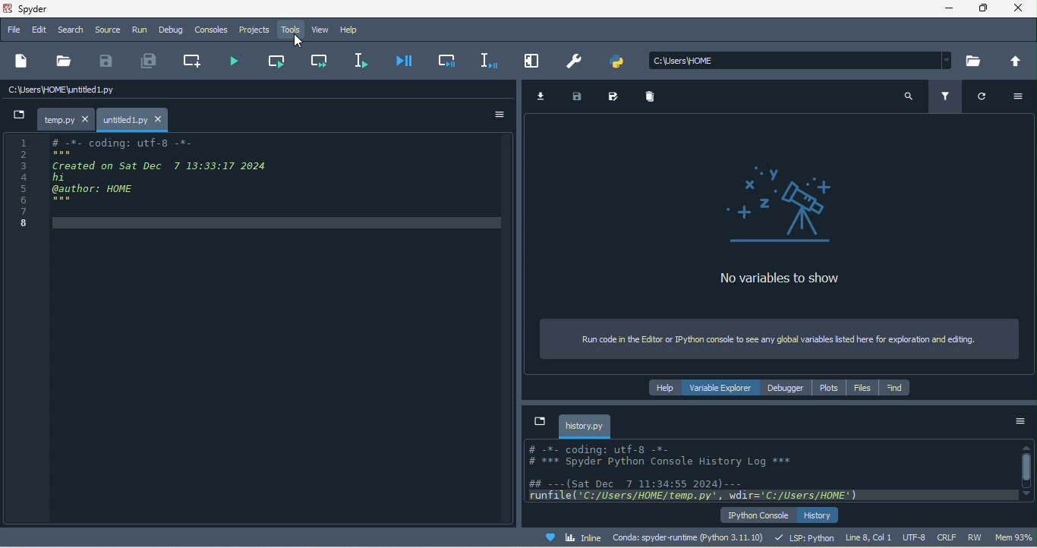 This screenshot has height=548, width=1037. What do you see at coordinates (767, 470) in the screenshot?
I see `ipython console pane text` at bounding box center [767, 470].